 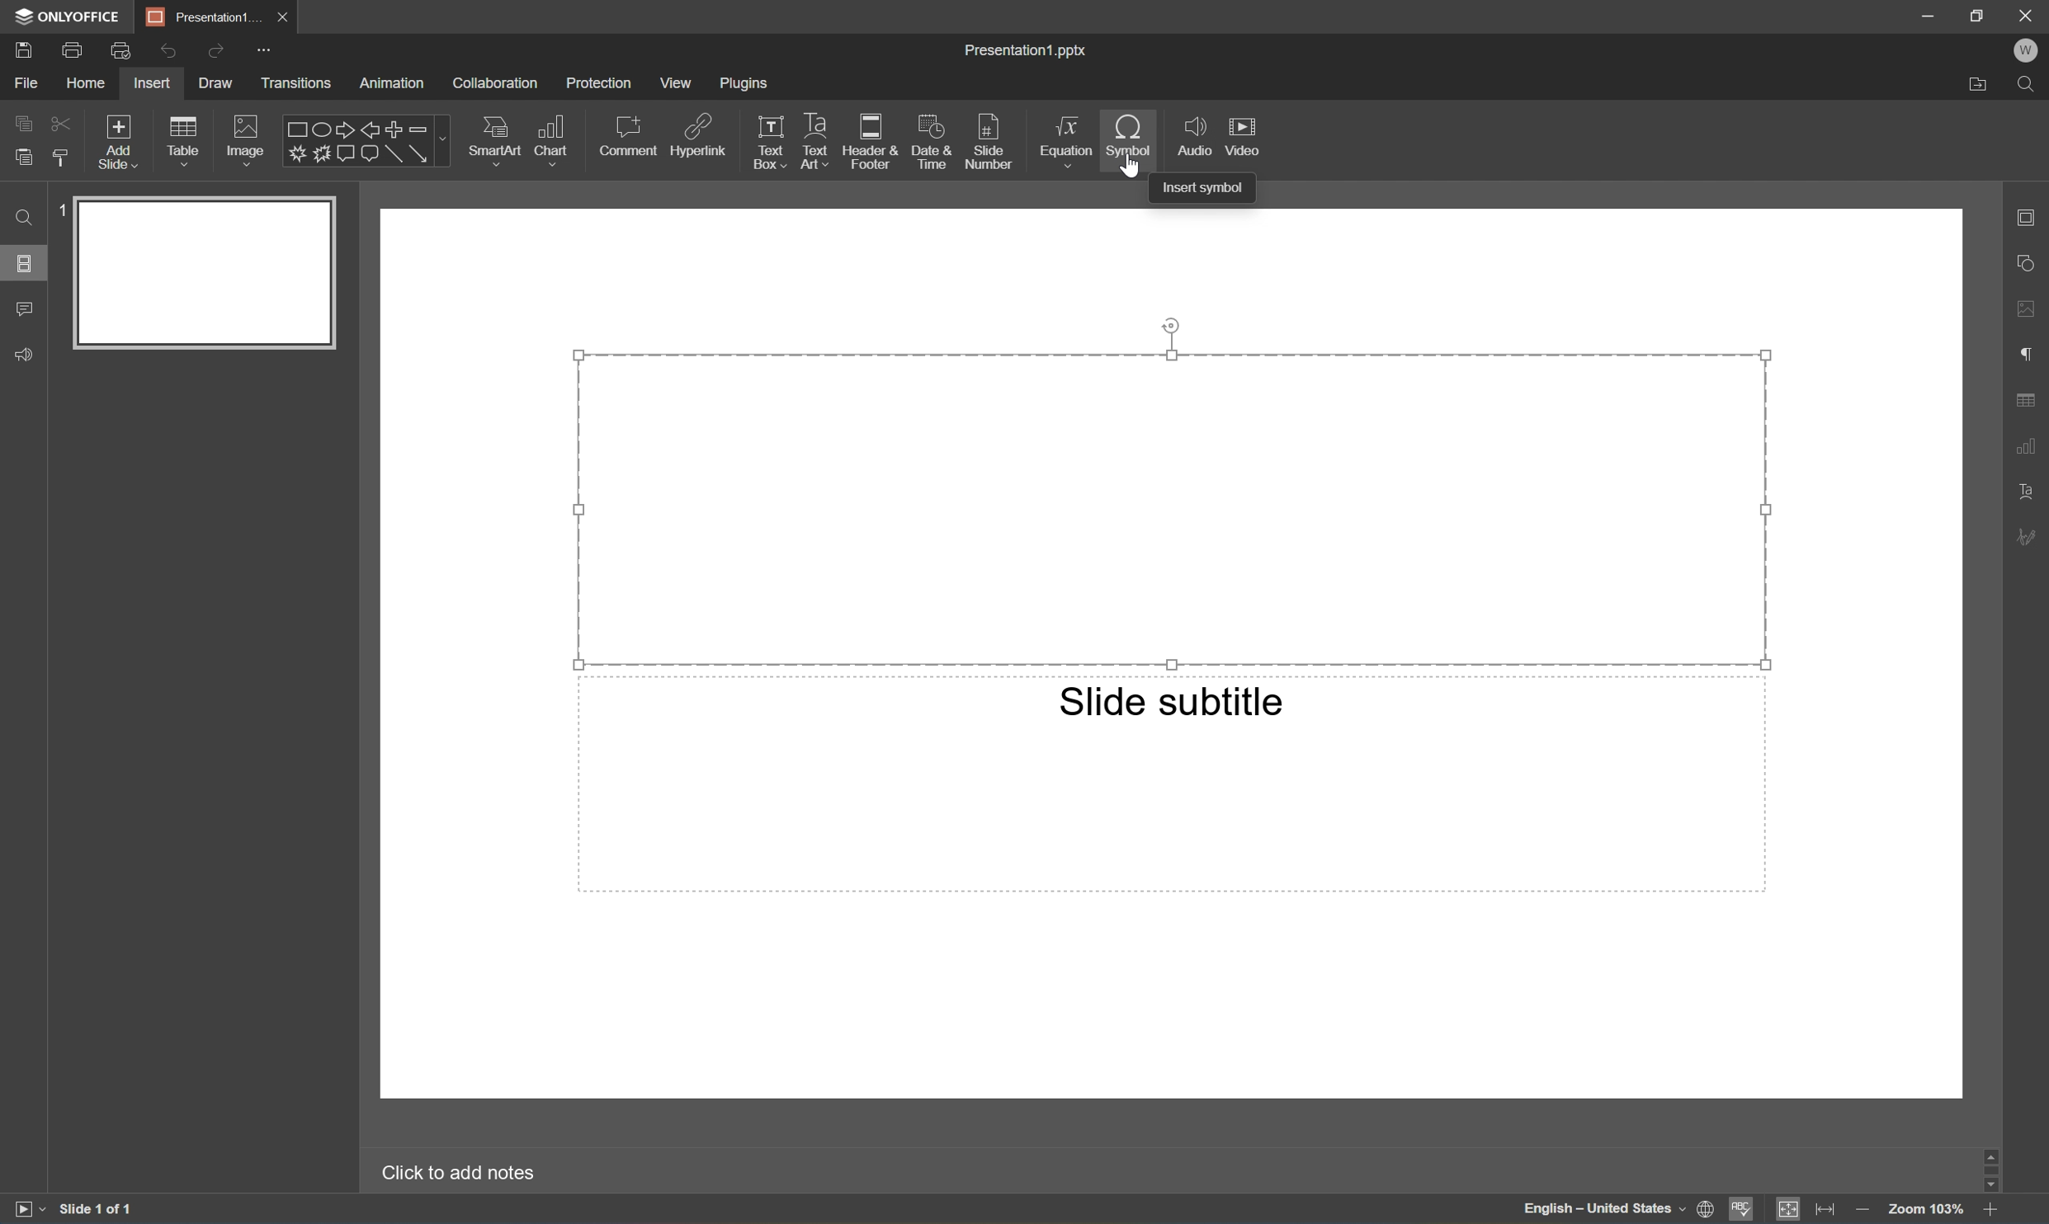 I want to click on Copy style, so click(x=59, y=158).